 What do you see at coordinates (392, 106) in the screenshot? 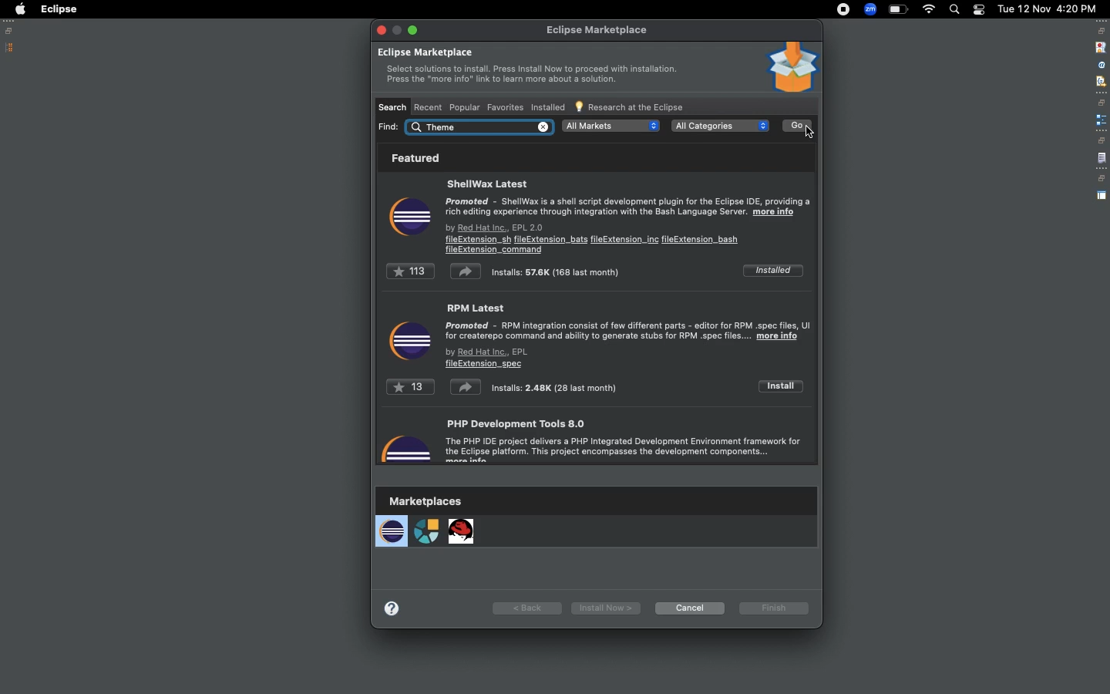
I see `Search` at bounding box center [392, 106].